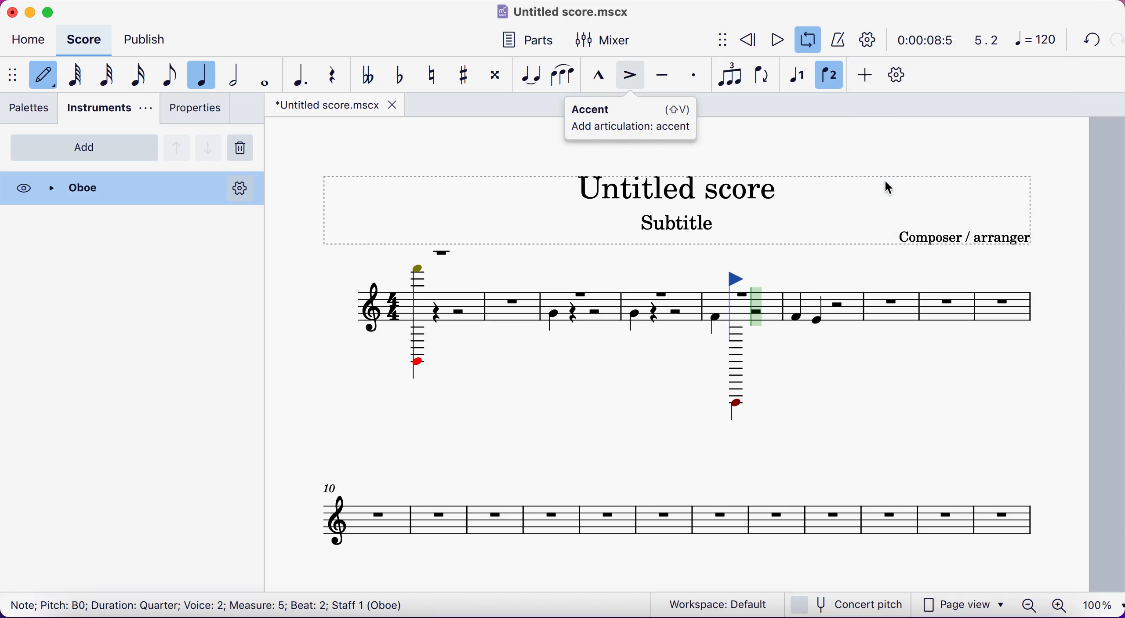  Describe the element at coordinates (686, 370) in the screenshot. I see `untitled score subtitle composer/arranger 10` at that location.